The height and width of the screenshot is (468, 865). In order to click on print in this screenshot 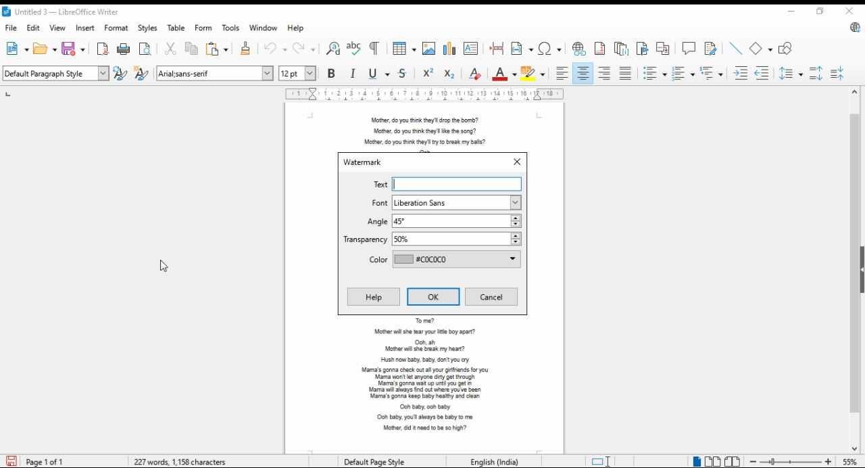, I will do `click(125, 49)`.